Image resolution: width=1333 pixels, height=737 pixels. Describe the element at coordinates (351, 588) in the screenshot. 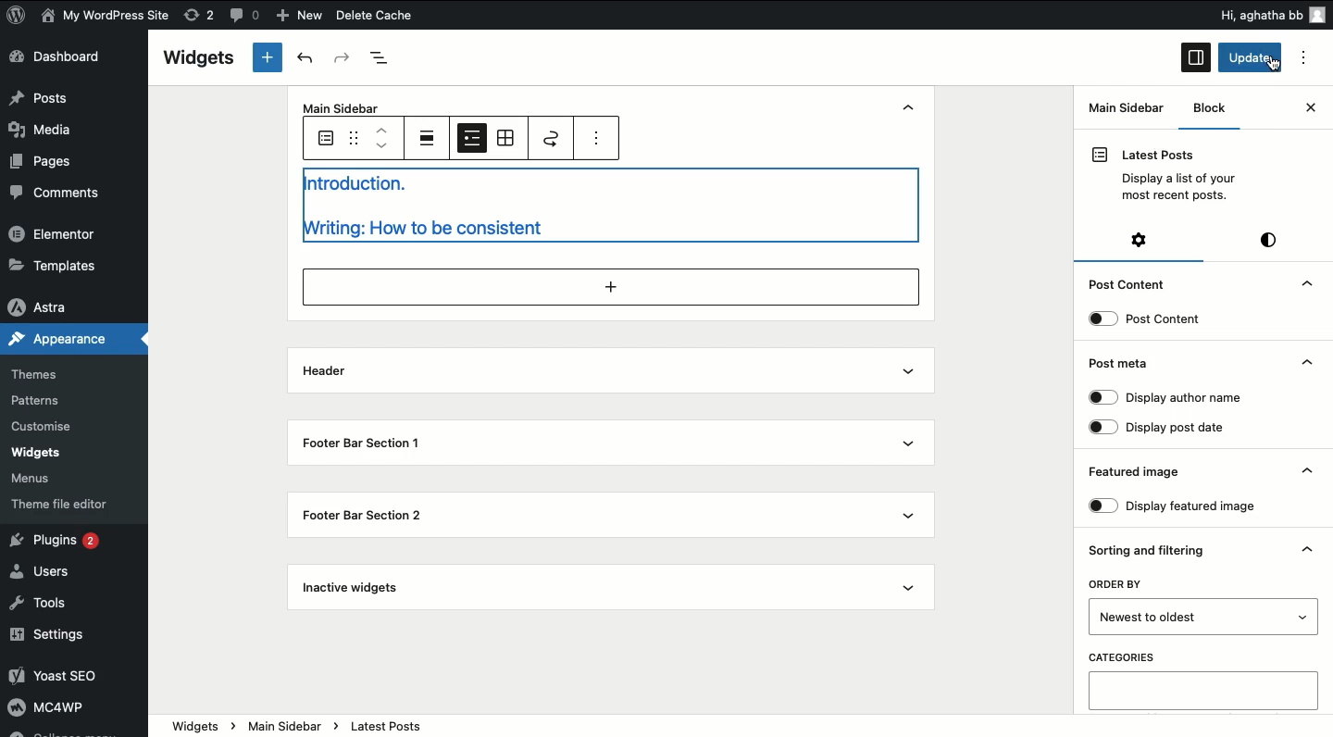

I see `Inactive widgets` at that location.